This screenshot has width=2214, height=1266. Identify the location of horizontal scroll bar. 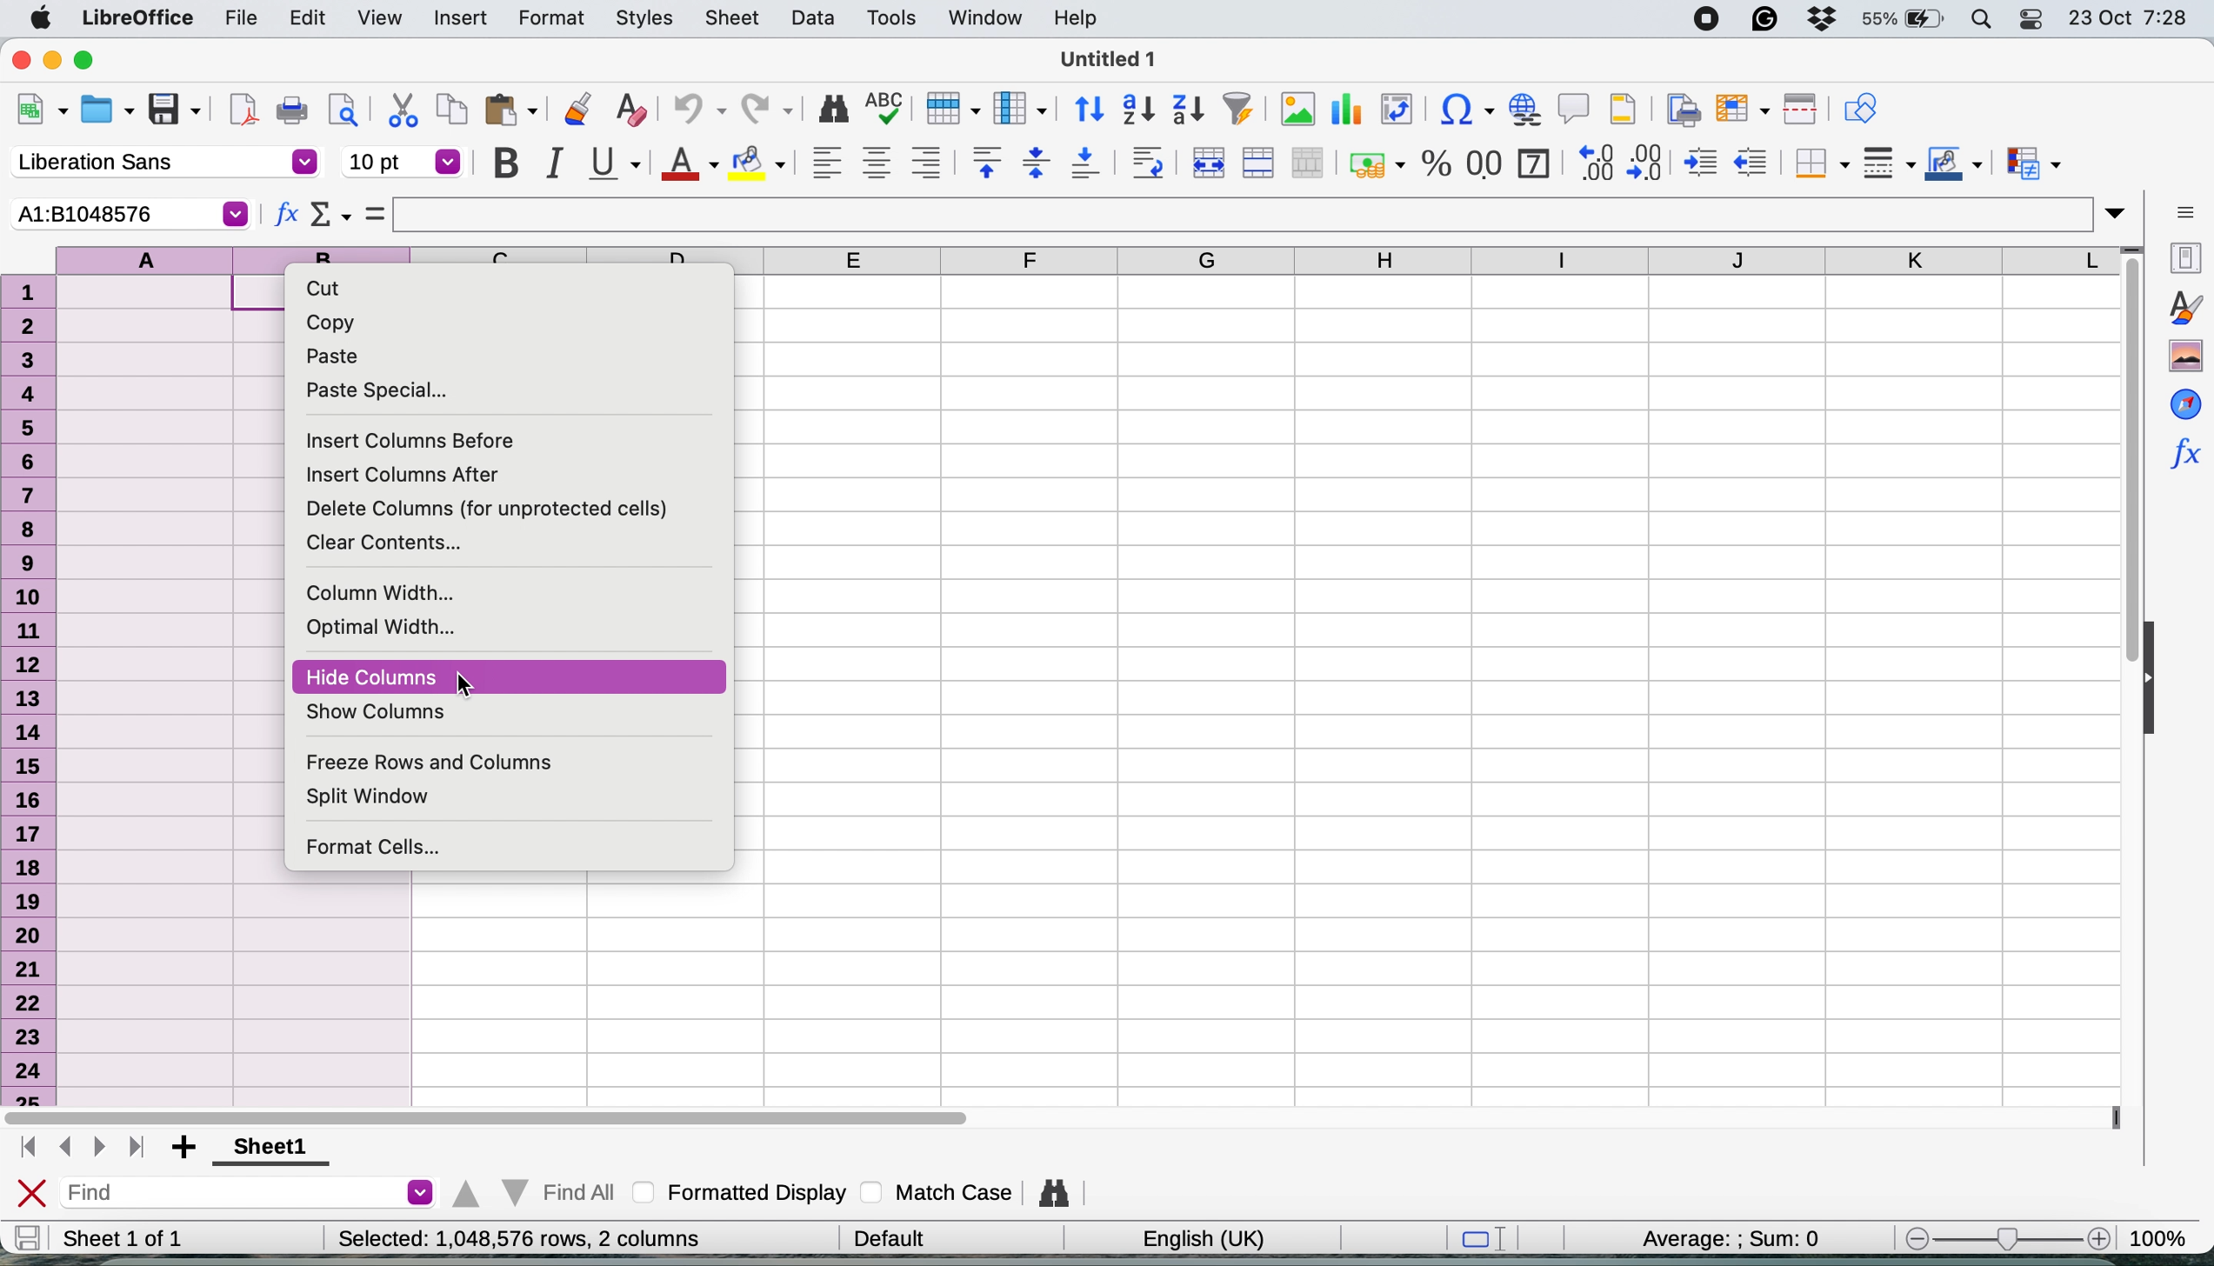
(496, 1114).